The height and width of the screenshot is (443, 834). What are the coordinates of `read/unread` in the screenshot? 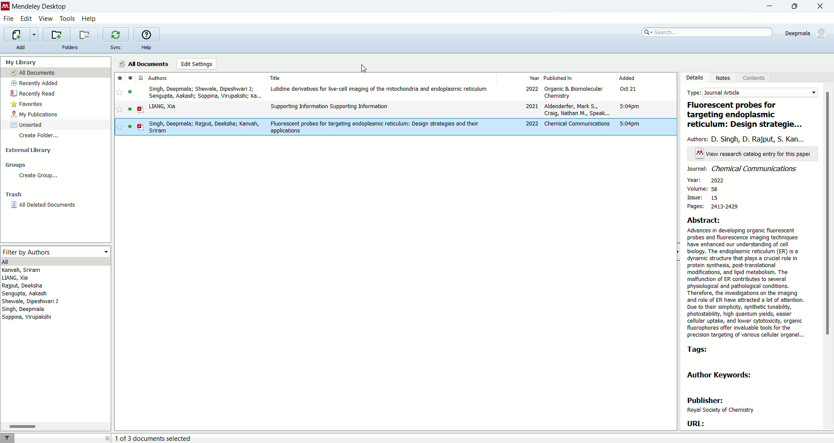 It's located at (130, 110).